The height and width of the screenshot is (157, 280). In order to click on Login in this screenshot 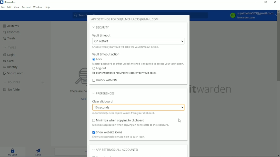, I will do `click(10, 55)`.